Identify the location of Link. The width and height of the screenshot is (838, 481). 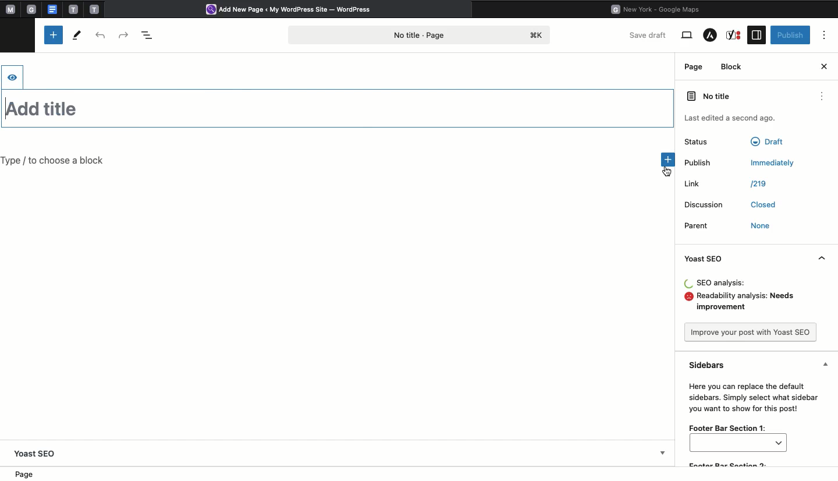
(725, 184).